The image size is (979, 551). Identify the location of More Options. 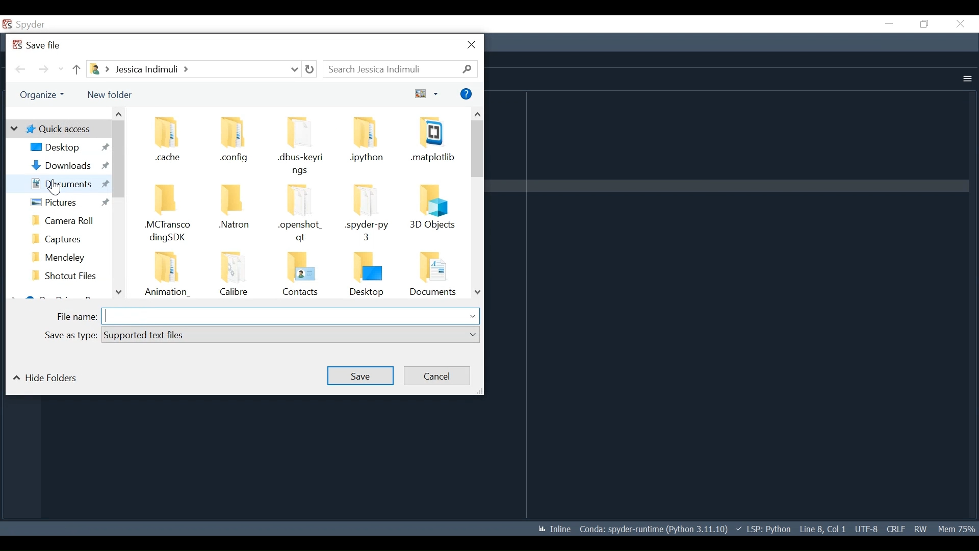
(965, 79).